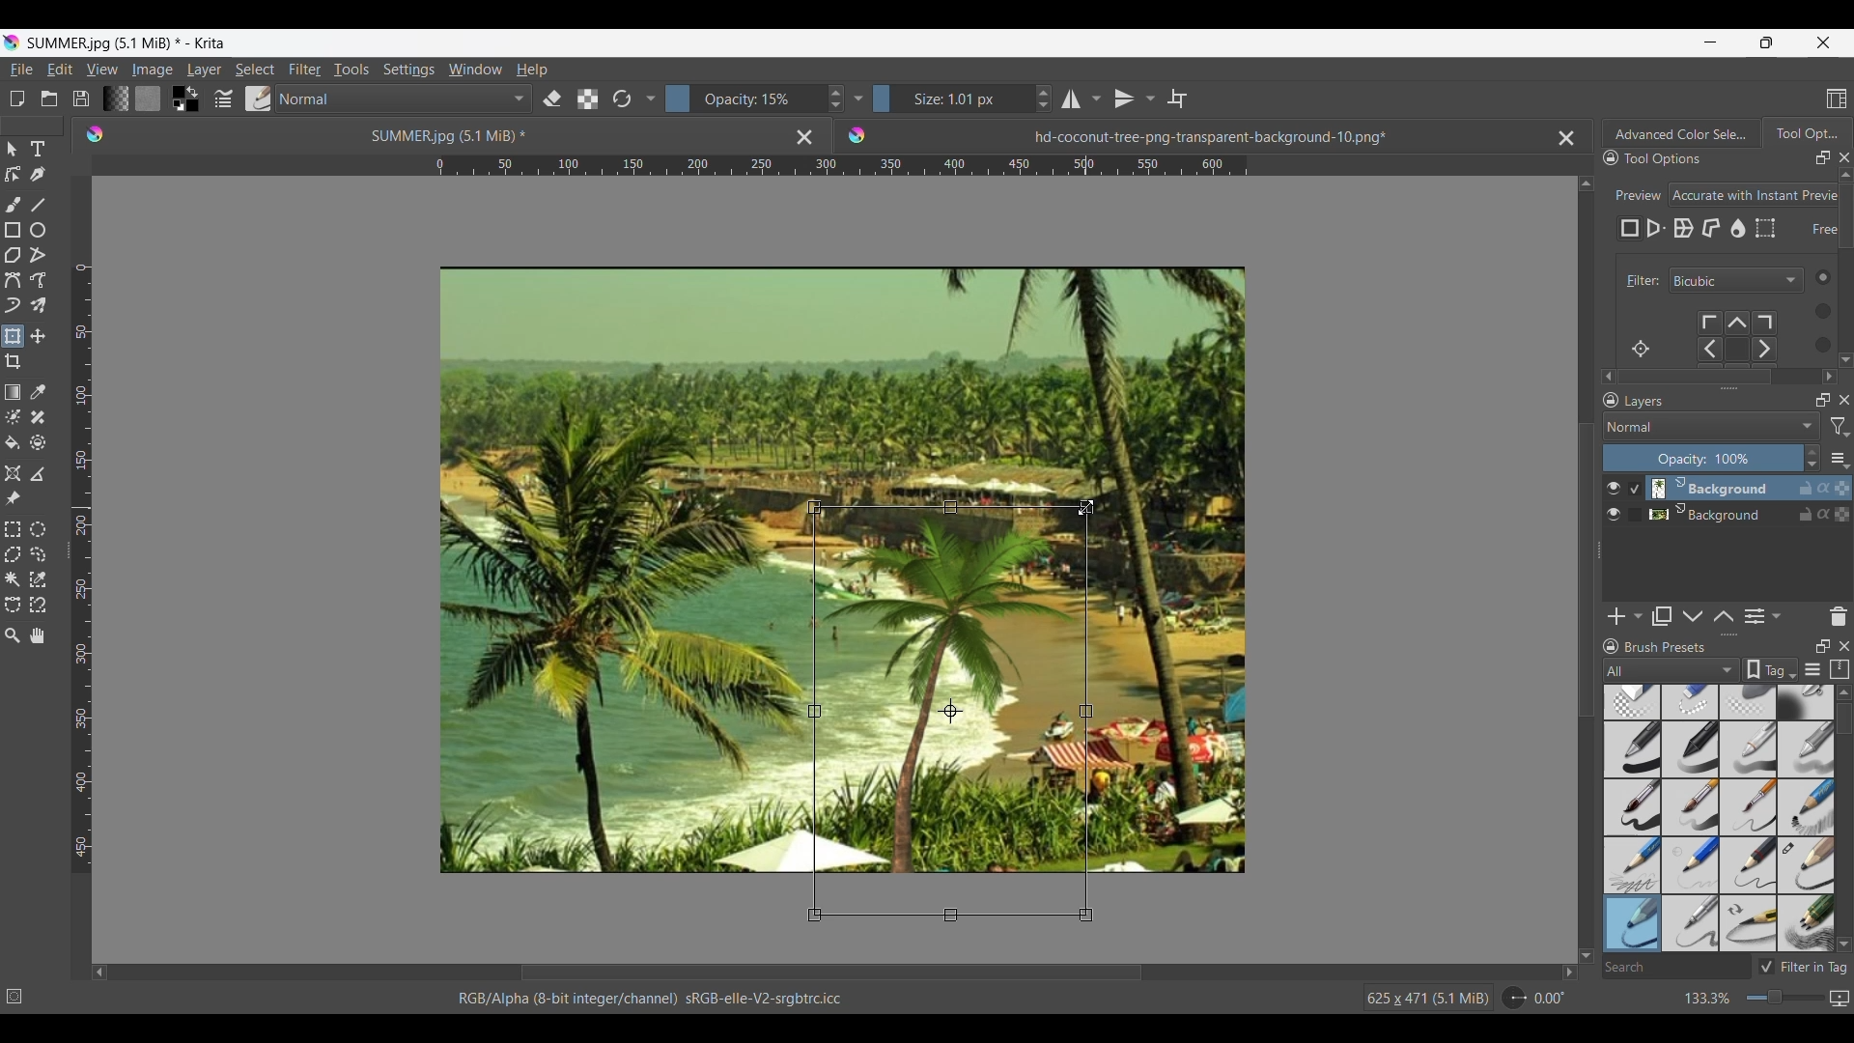  What do you see at coordinates (1692, 922) in the screenshot?
I see `pencil 5-tilted` at bounding box center [1692, 922].